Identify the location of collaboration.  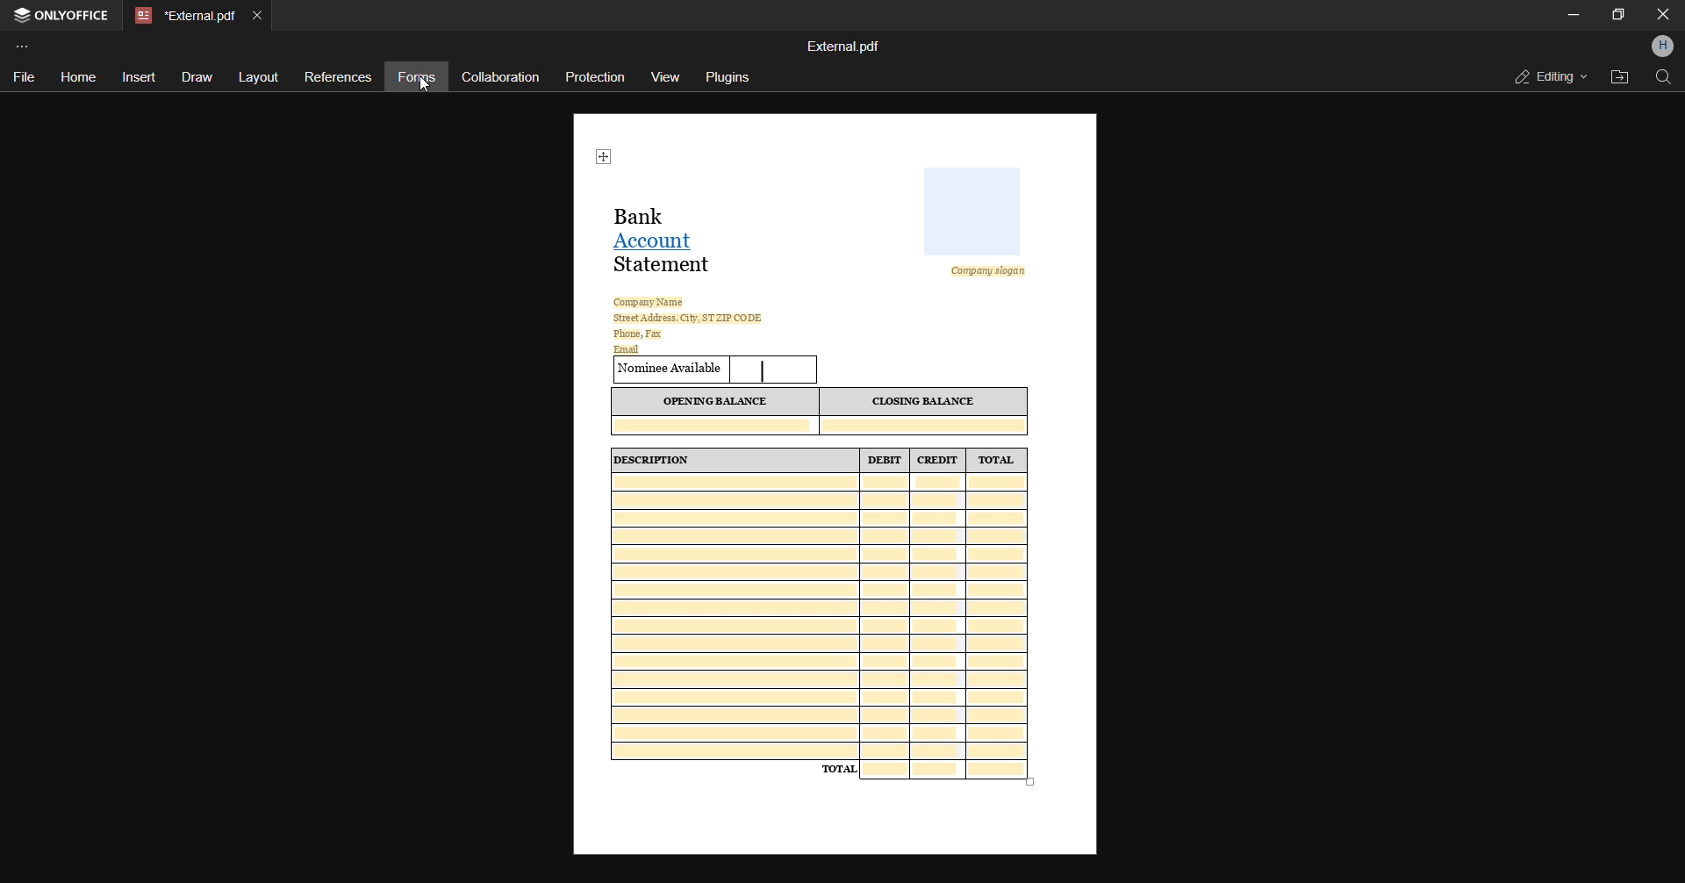
(500, 75).